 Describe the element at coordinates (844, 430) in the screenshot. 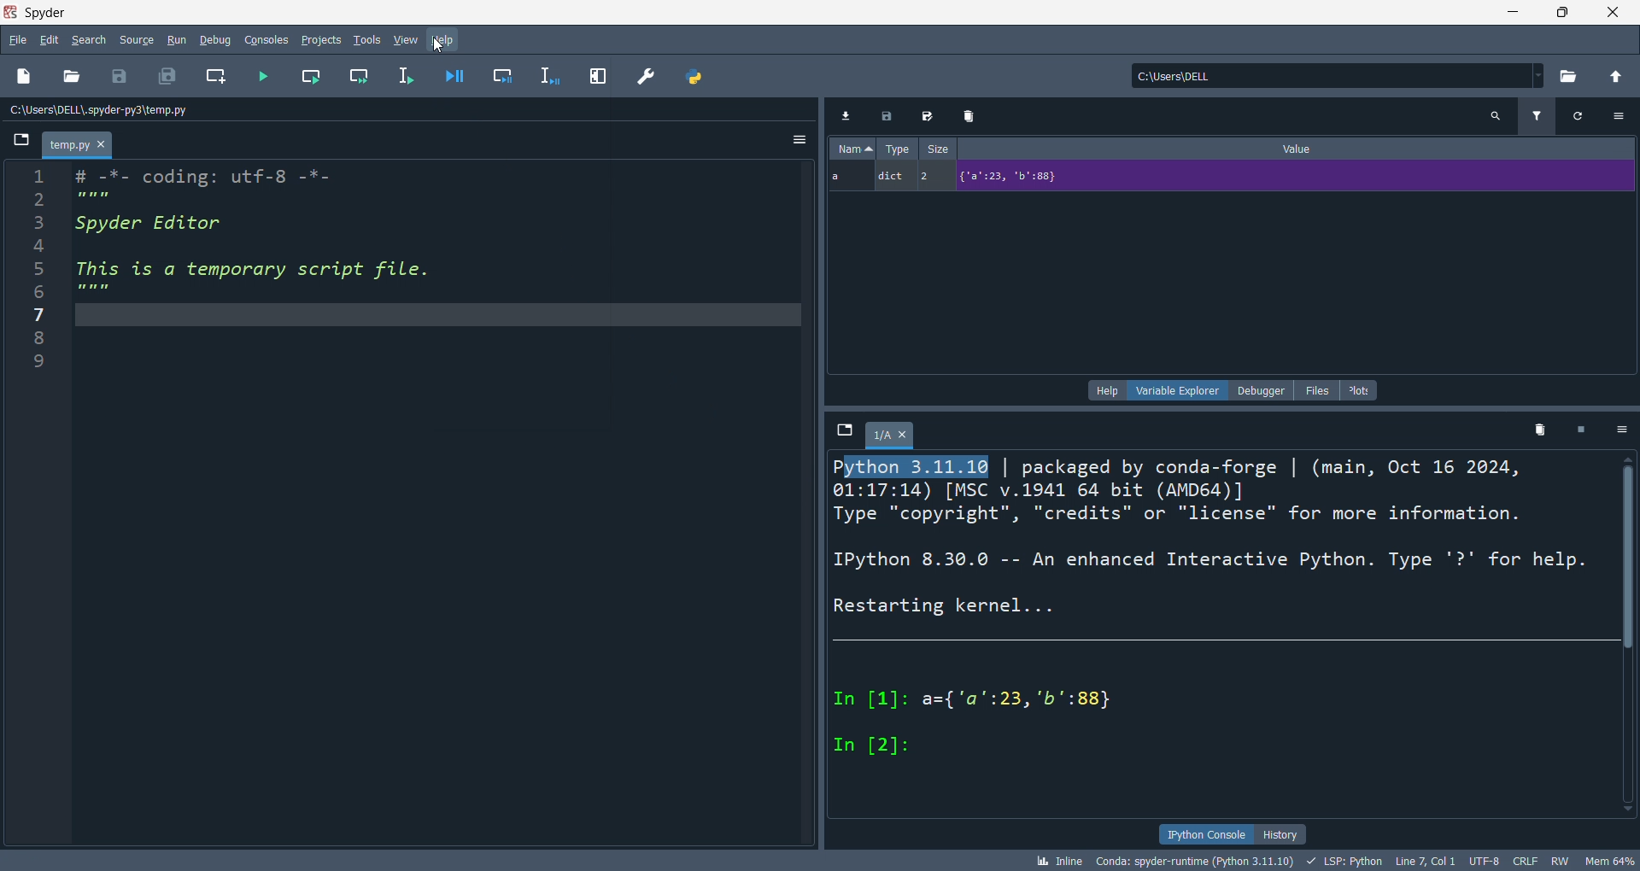

I see `File` at that location.